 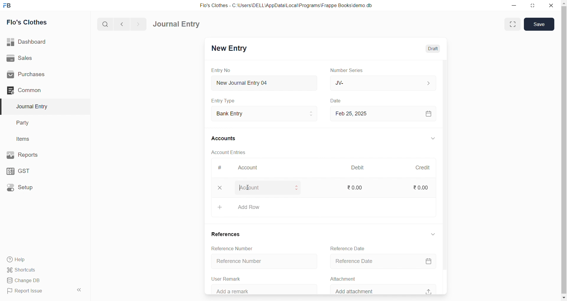 What do you see at coordinates (106, 24) in the screenshot?
I see `search` at bounding box center [106, 24].